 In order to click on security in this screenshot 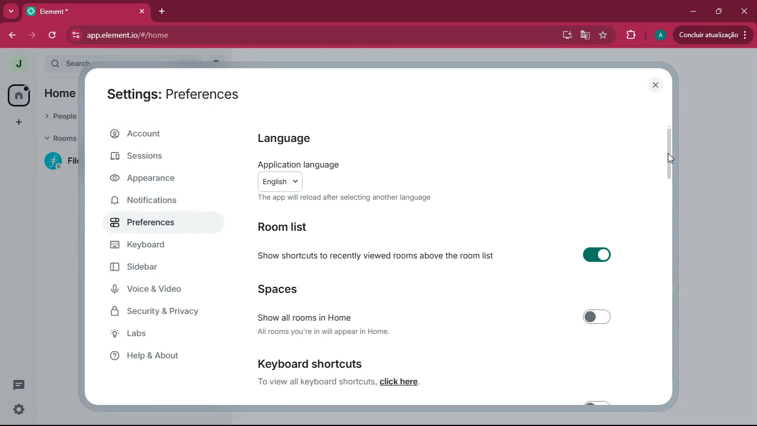, I will do `click(162, 312)`.